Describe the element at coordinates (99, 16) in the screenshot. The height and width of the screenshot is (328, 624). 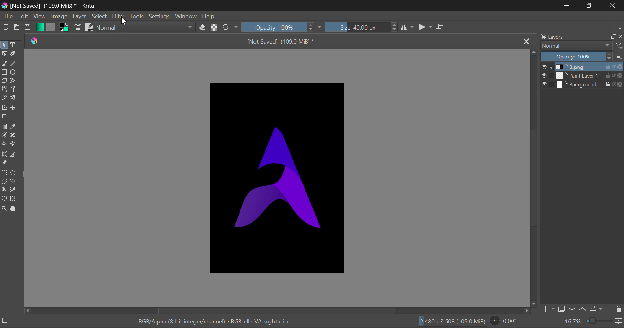
I see `Select` at that location.